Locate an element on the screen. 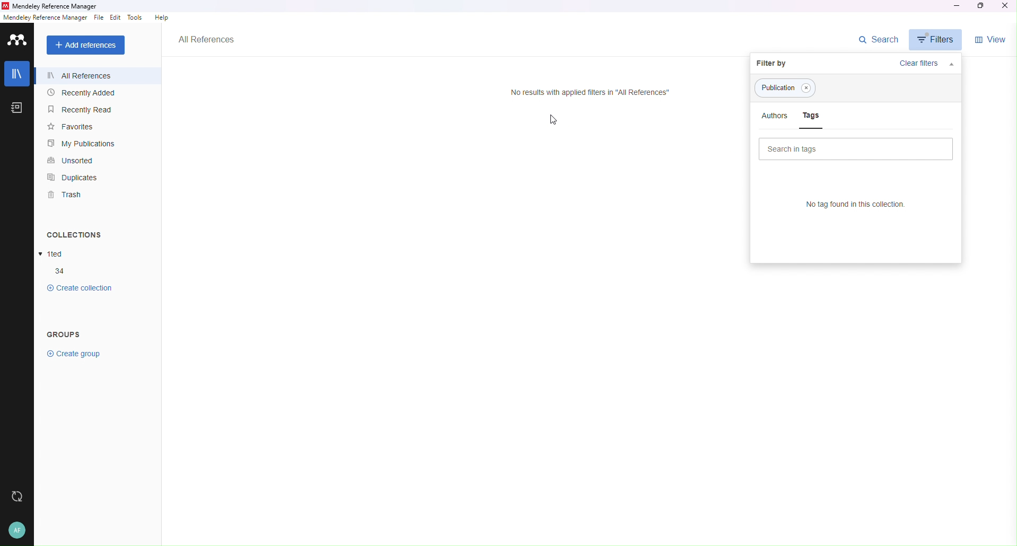  reference manager is located at coordinates (46, 17).